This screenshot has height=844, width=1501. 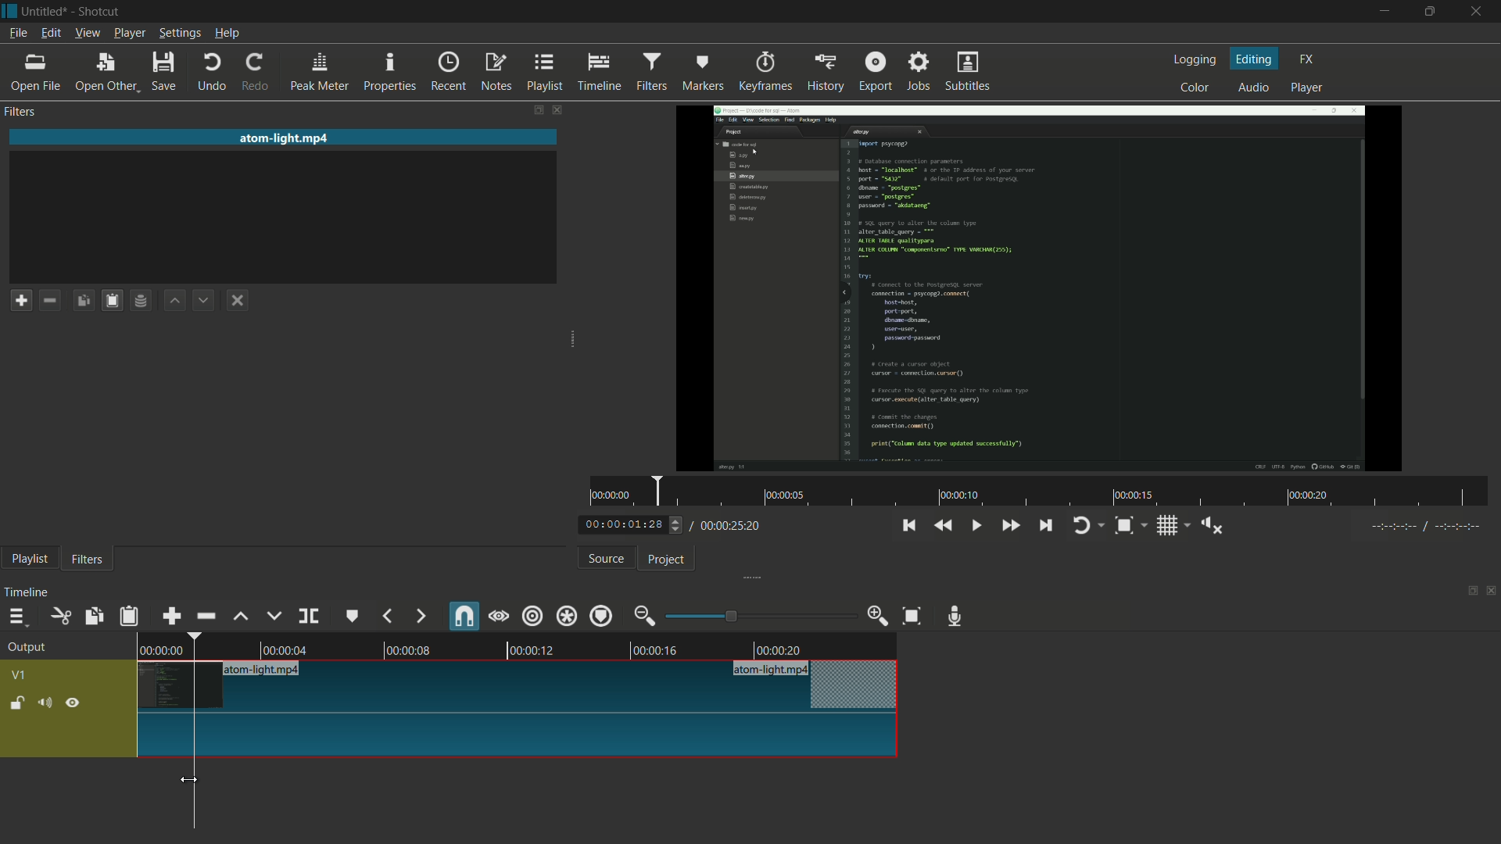 What do you see at coordinates (44, 702) in the screenshot?
I see `mute` at bounding box center [44, 702].